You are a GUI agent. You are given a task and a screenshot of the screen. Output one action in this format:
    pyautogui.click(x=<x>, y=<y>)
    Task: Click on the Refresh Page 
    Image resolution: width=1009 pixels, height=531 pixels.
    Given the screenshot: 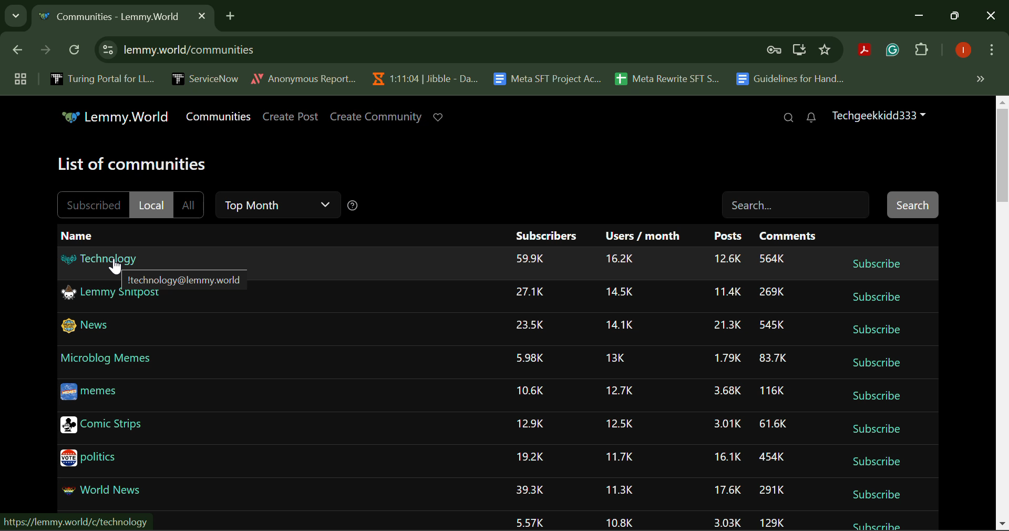 What is the action you would take?
    pyautogui.click(x=76, y=50)
    